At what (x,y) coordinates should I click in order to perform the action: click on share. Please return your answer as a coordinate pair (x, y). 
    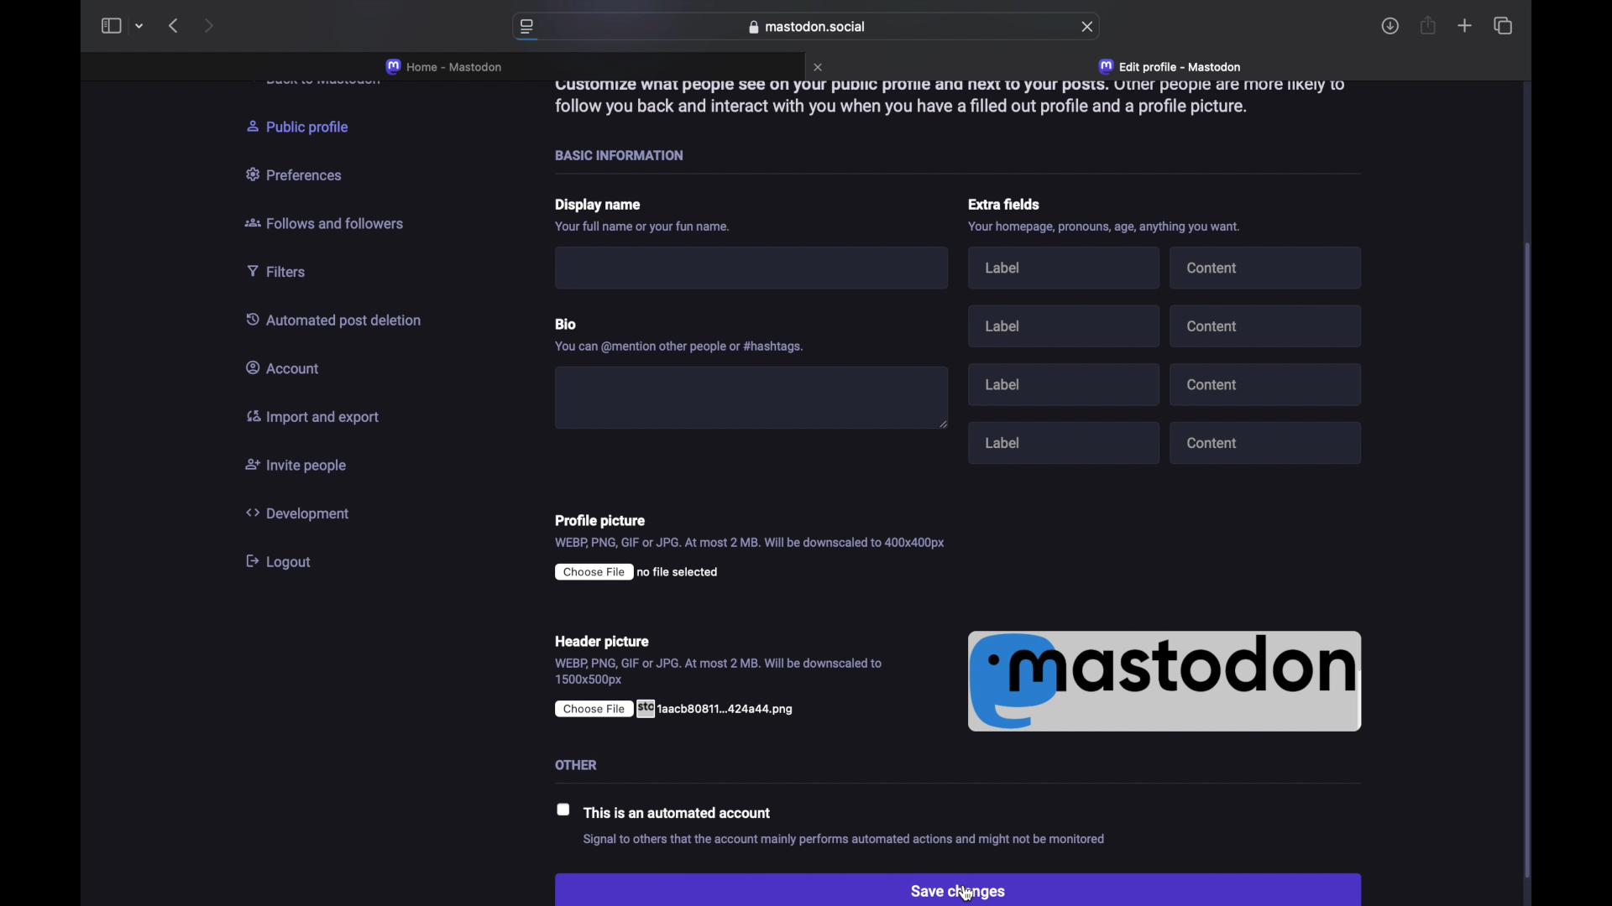
    Looking at the image, I should click on (1429, 25).